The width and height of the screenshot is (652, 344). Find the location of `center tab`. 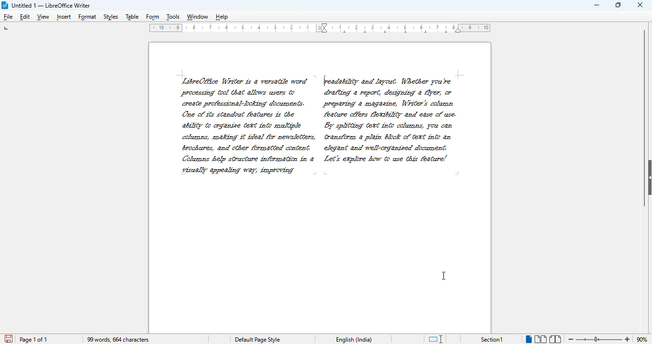

center tab is located at coordinates (426, 32).